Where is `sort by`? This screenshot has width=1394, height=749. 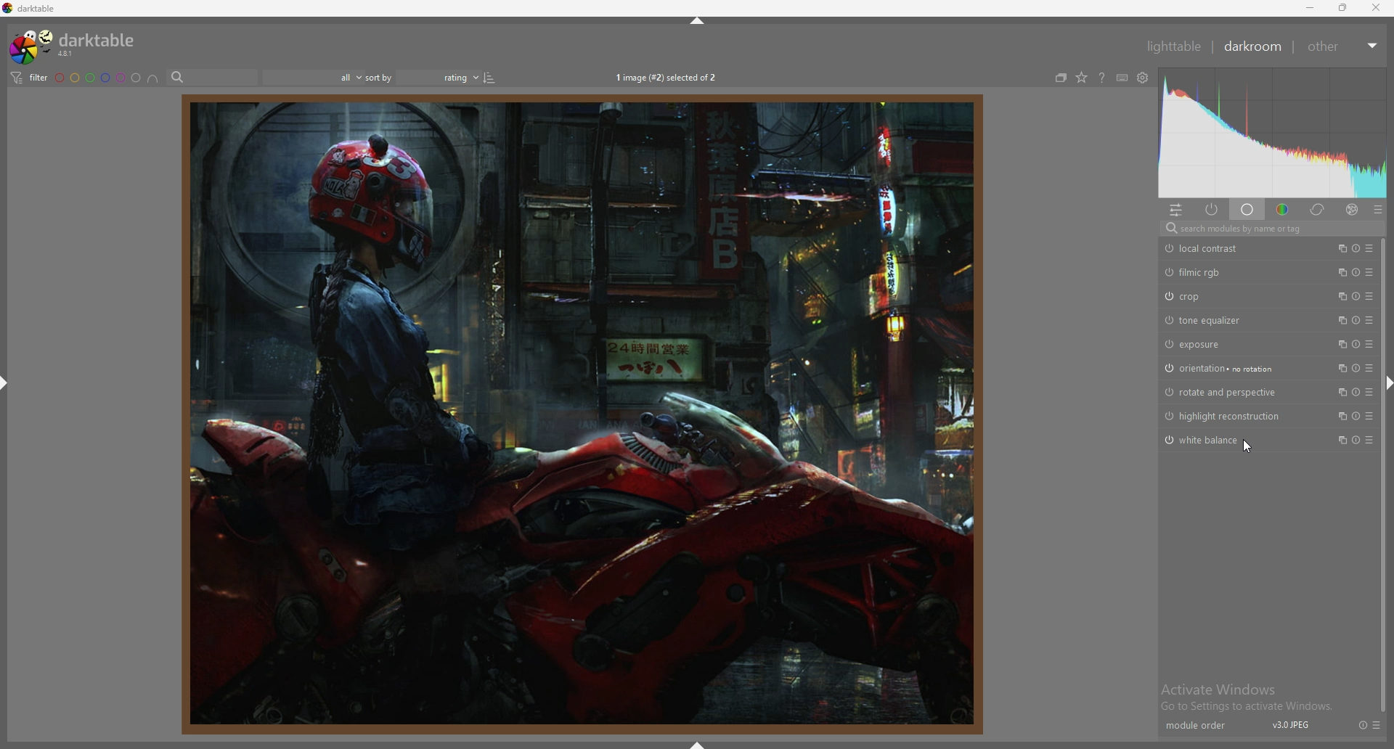
sort by is located at coordinates (424, 78).